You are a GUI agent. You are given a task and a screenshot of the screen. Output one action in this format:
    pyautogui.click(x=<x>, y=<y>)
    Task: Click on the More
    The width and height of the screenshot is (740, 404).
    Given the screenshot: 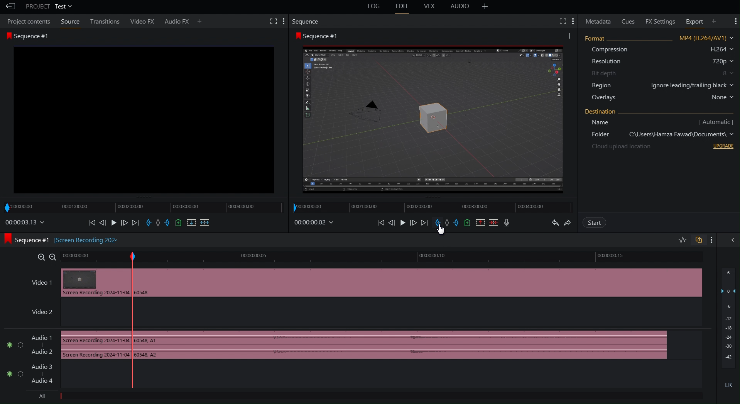 What is the action you would take?
    pyautogui.click(x=485, y=7)
    